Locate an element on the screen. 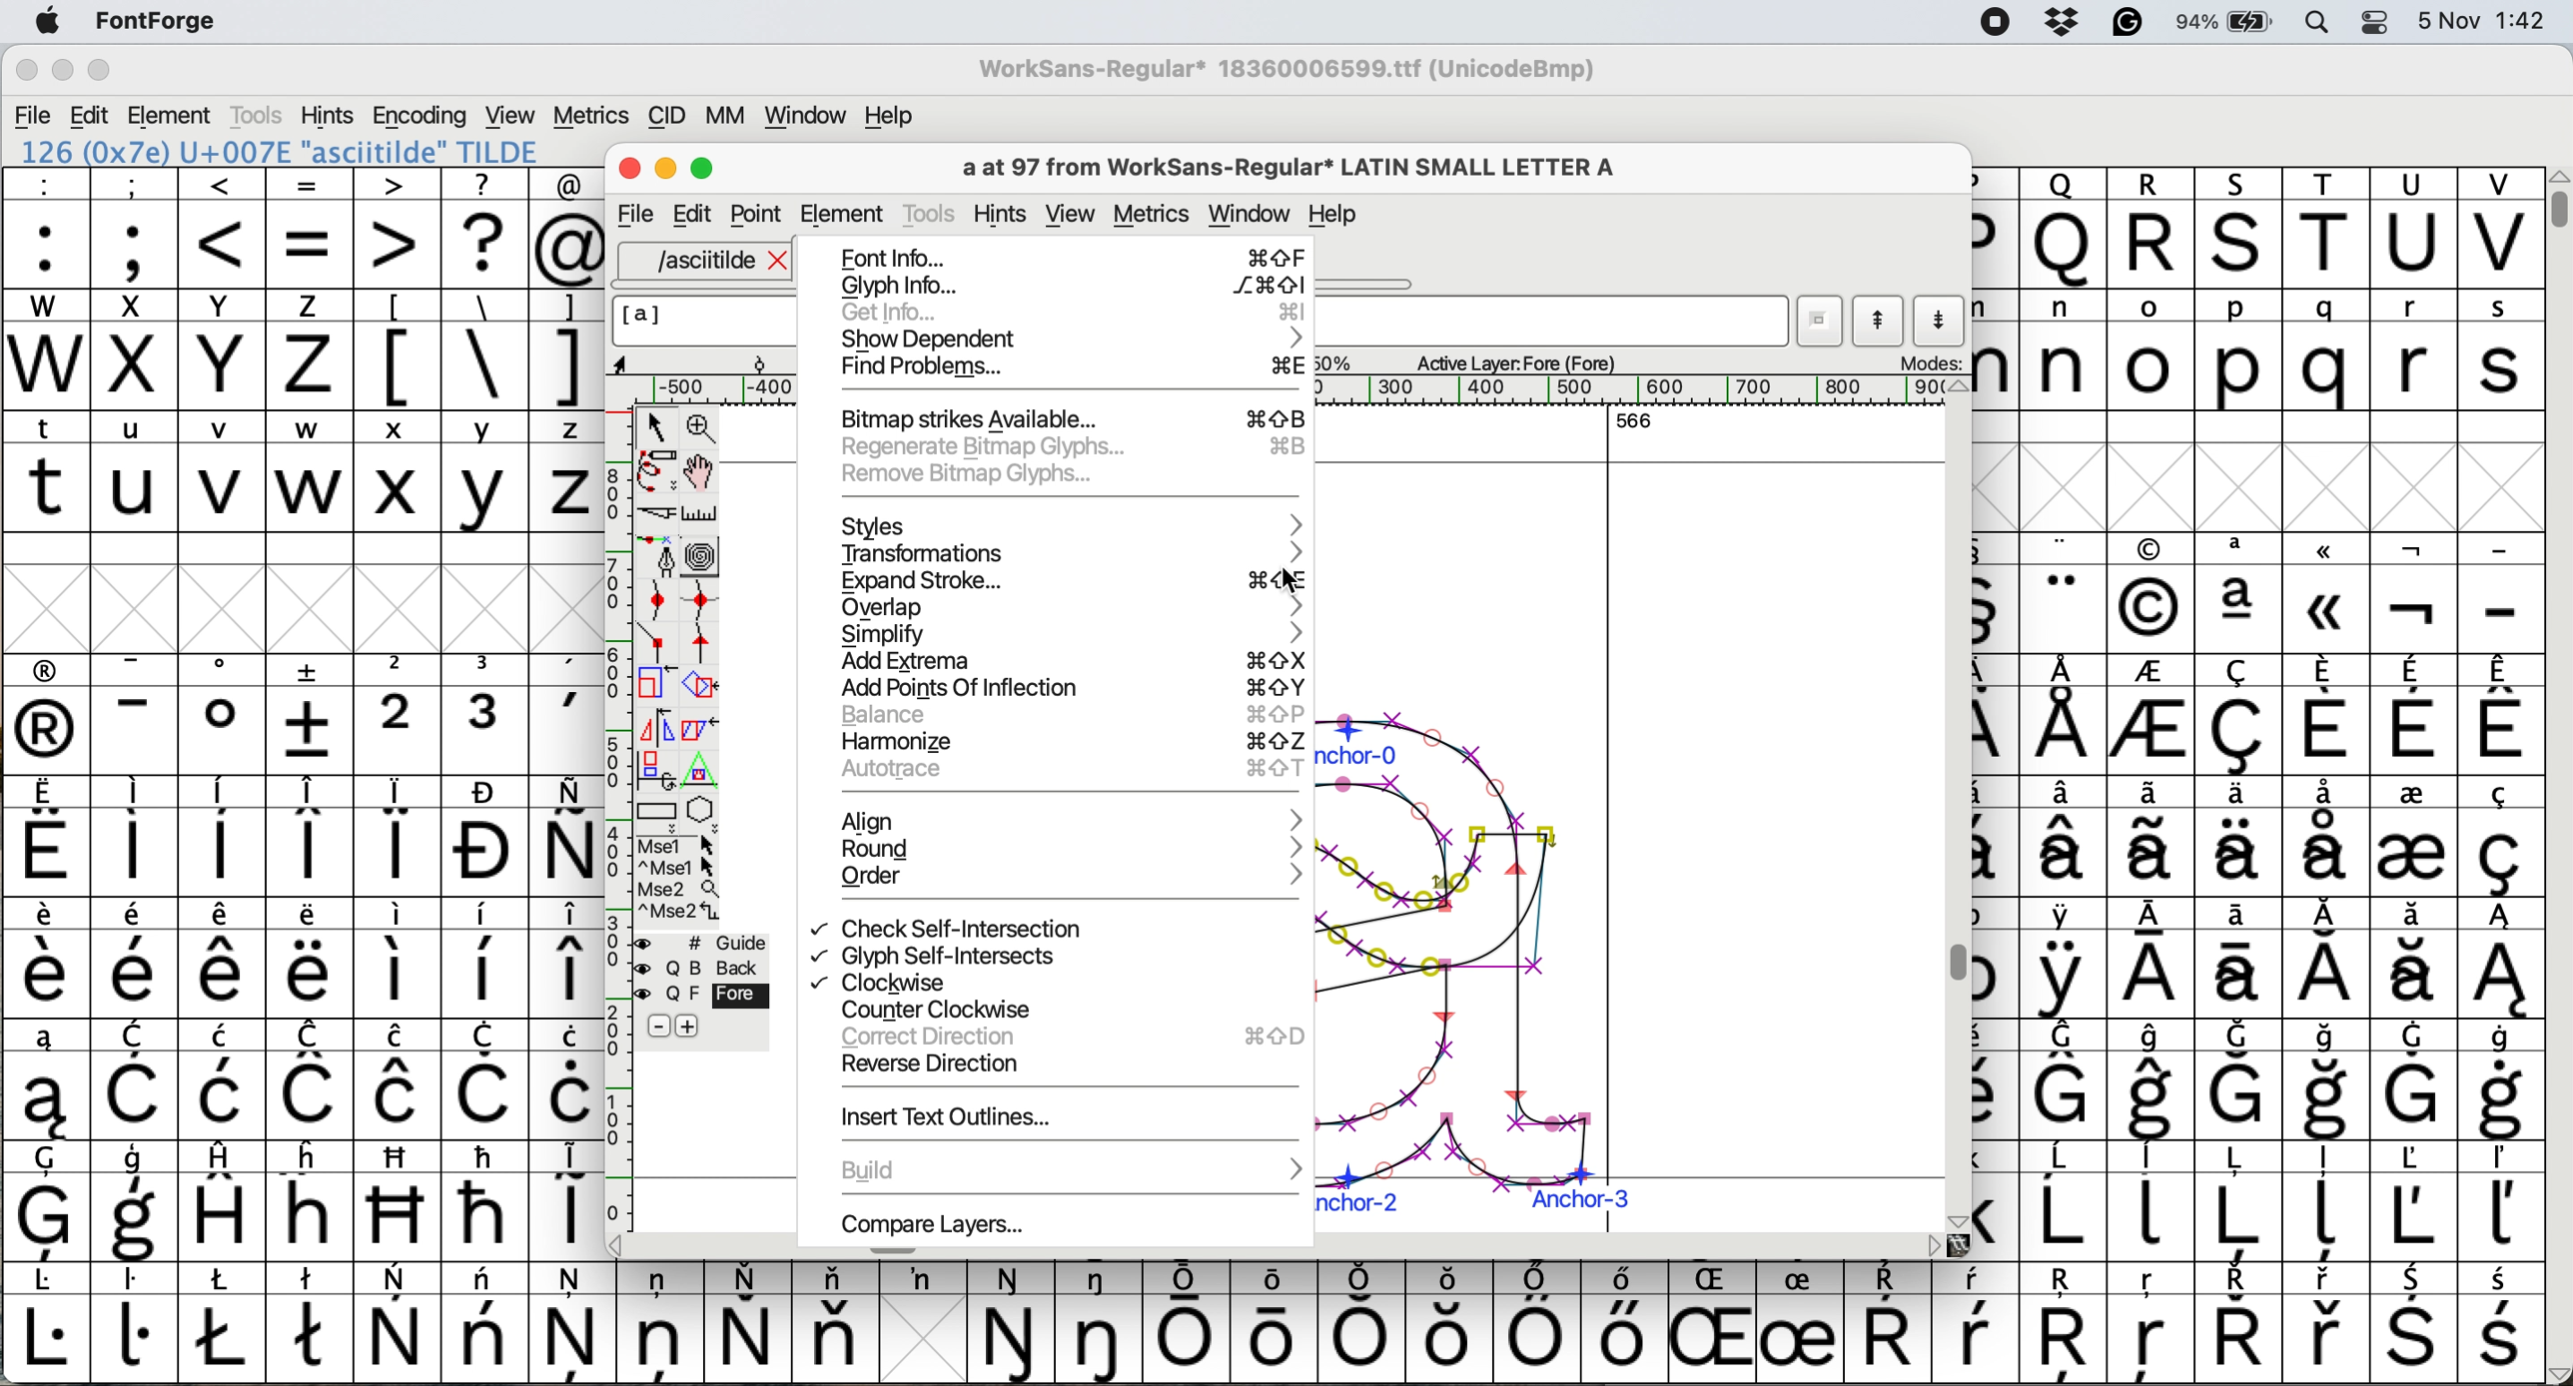 The width and height of the screenshot is (2573, 1386). Help is located at coordinates (1332, 217).